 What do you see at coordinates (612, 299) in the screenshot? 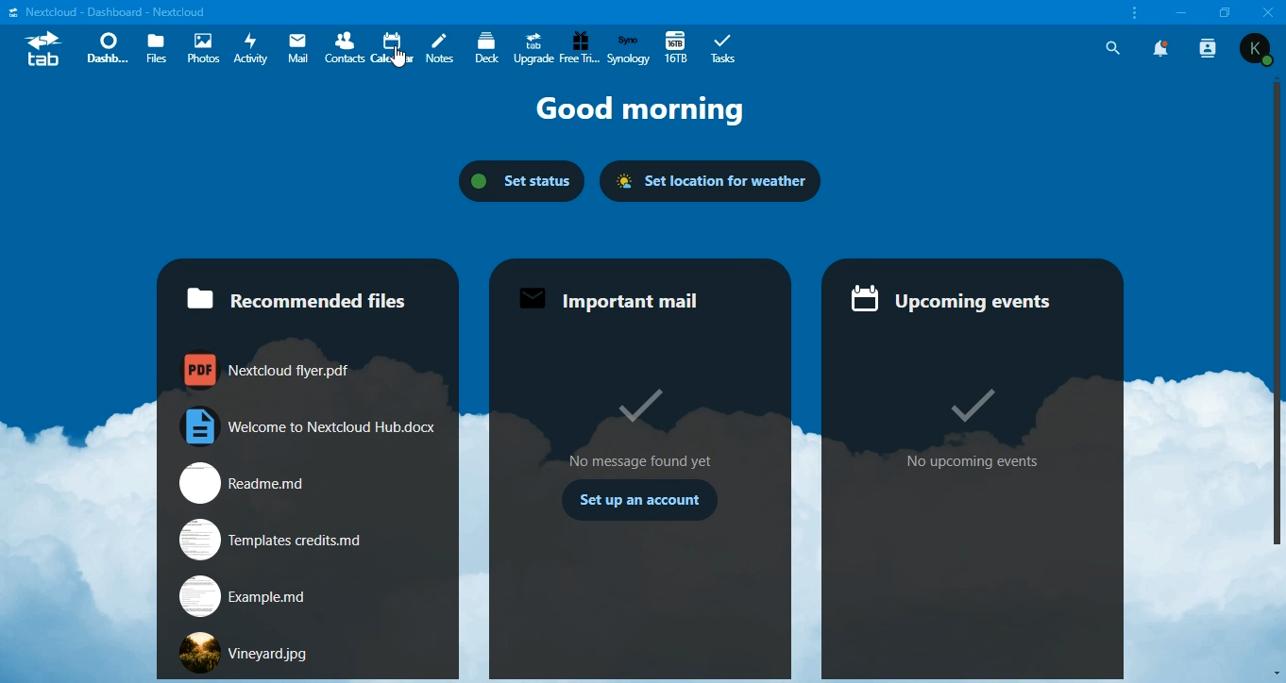
I see `Important mail` at bounding box center [612, 299].